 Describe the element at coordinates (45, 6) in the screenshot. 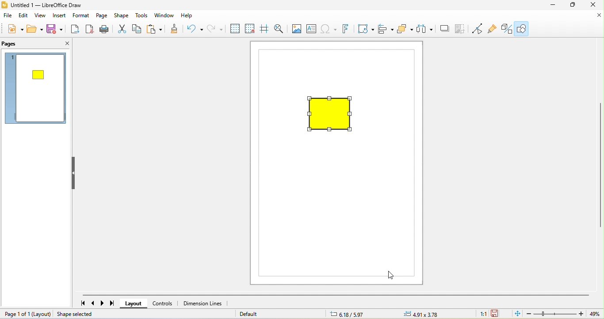

I see `untitled 1- libre office draw` at that location.